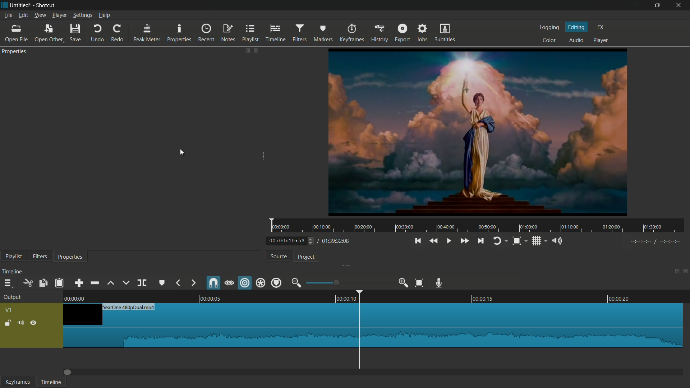  Describe the element at coordinates (8, 282) in the screenshot. I see `timeline menu` at that location.